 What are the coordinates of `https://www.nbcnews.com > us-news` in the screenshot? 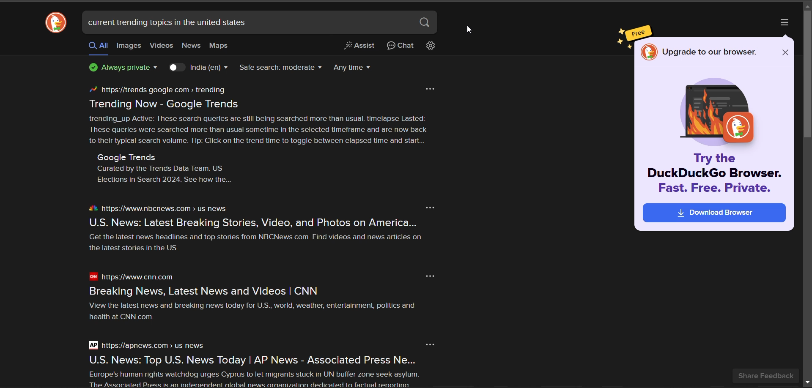 It's located at (164, 208).